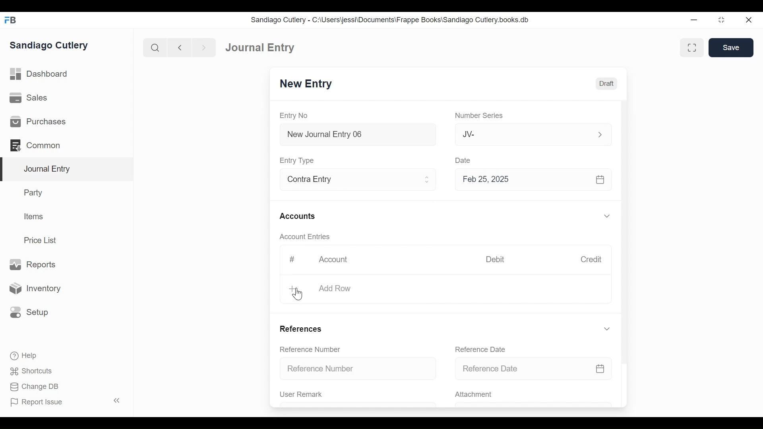 This screenshot has height=429, width=763. I want to click on Price List, so click(43, 240).